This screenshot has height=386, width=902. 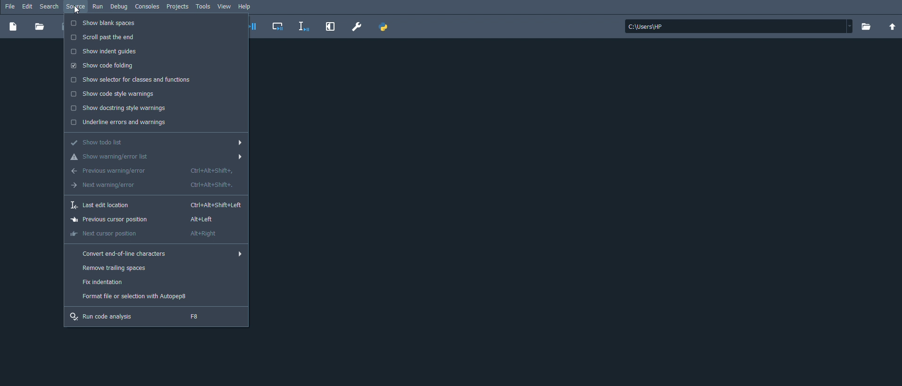 What do you see at coordinates (122, 109) in the screenshot?
I see `Show docstring style warnings` at bounding box center [122, 109].